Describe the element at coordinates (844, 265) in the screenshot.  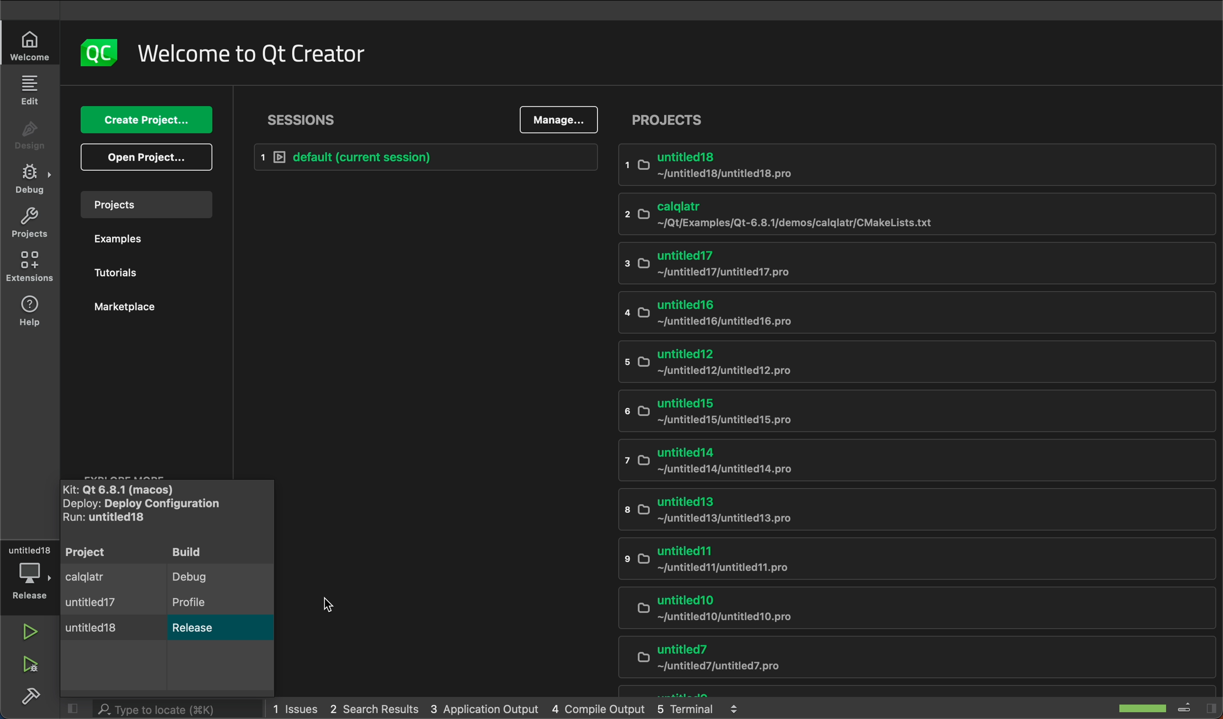
I see `untitled17` at that location.